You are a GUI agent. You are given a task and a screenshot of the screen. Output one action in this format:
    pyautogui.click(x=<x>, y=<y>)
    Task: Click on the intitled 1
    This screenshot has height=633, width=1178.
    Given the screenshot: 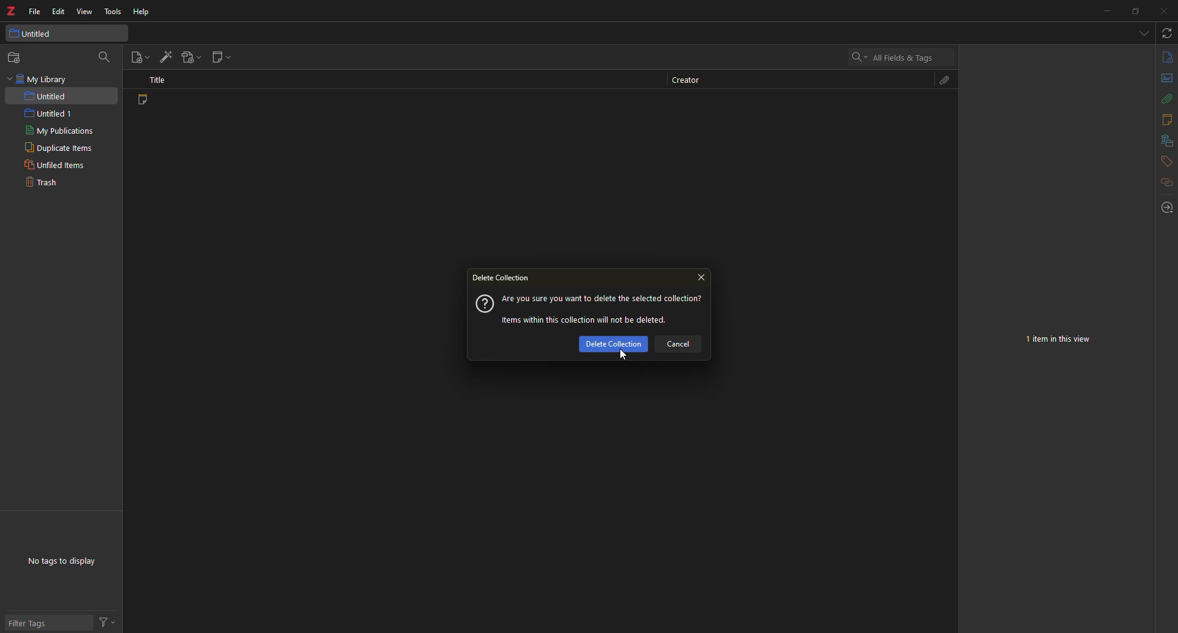 What is the action you would take?
    pyautogui.click(x=52, y=113)
    